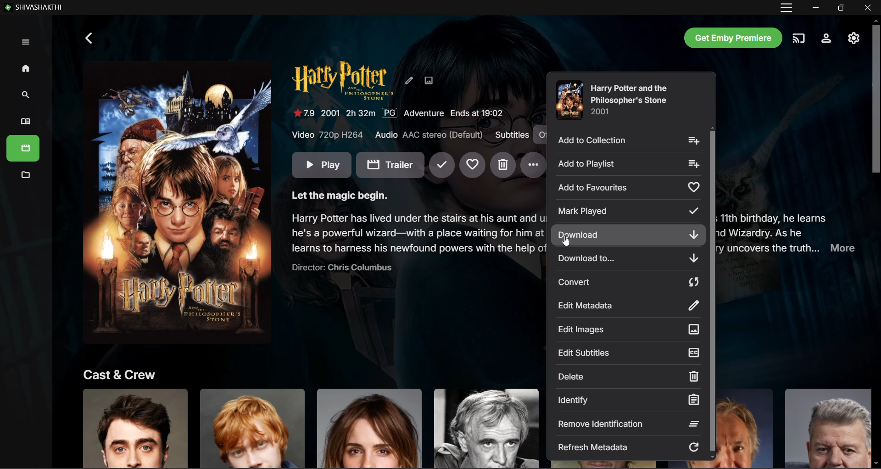 This screenshot has height=469, width=881. What do you see at coordinates (629, 329) in the screenshot?
I see `Edit Images` at bounding box center [629, 329].